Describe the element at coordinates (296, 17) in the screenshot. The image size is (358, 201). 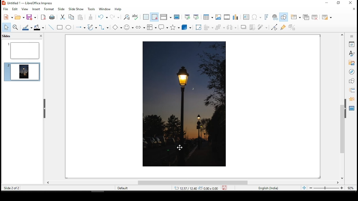
I see `new slide` at that location.